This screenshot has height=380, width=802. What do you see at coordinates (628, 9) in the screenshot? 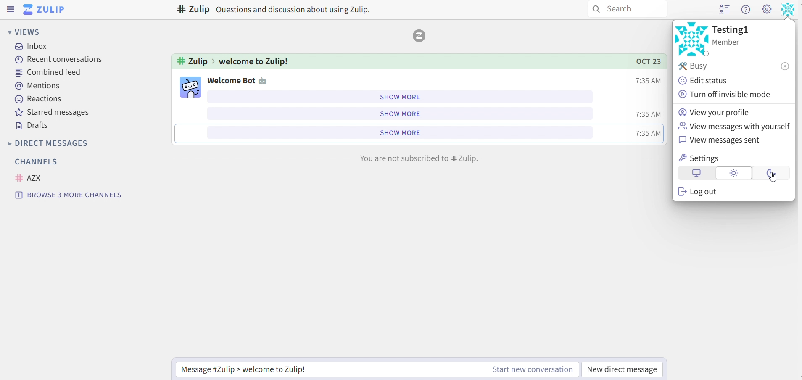
I see `search` at bounding box center [628, 9].